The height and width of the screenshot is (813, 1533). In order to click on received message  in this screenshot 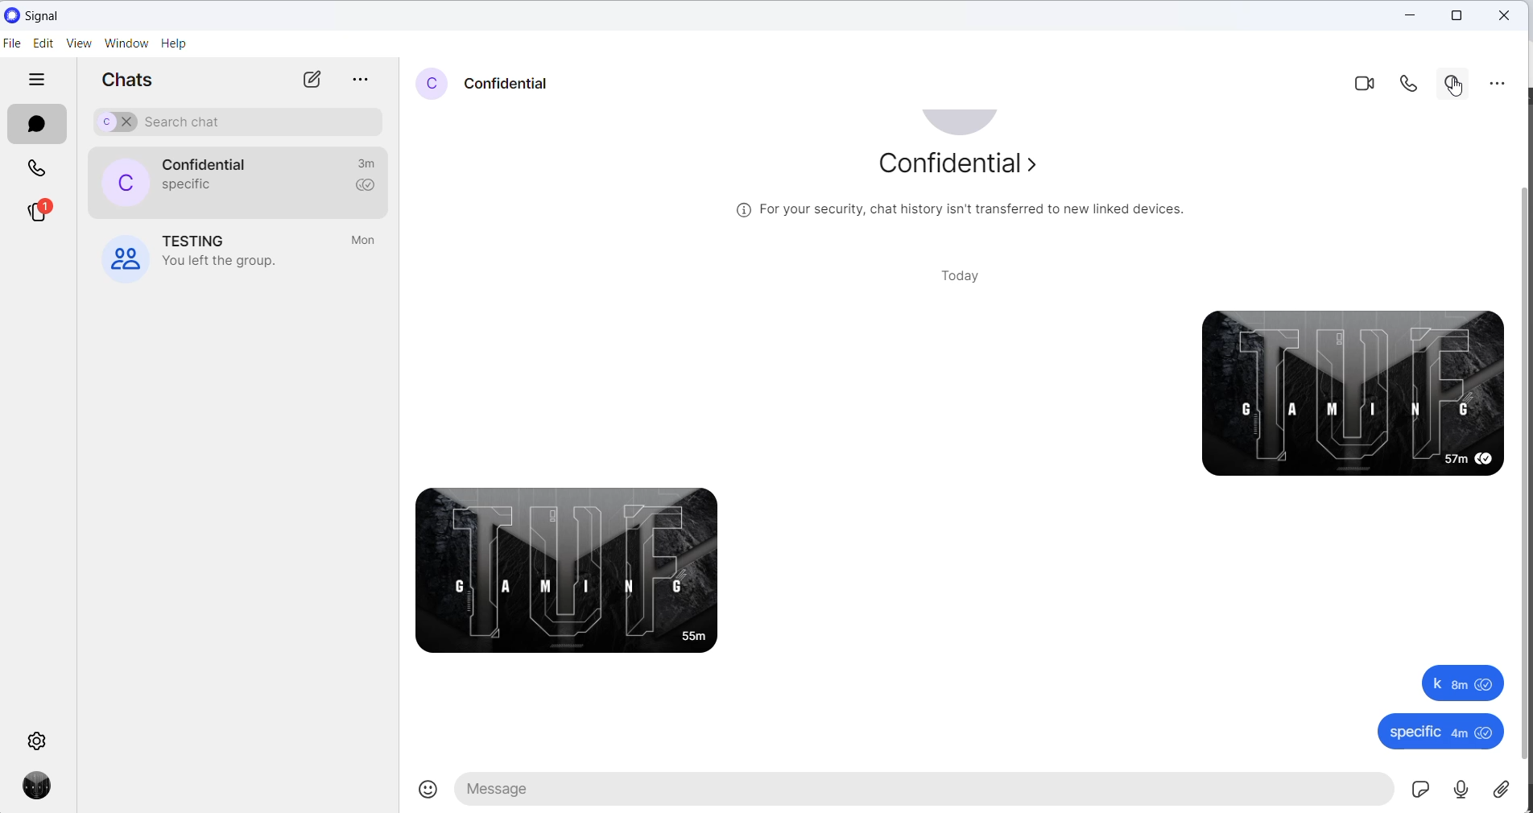, I will do `click(582, 574)`.